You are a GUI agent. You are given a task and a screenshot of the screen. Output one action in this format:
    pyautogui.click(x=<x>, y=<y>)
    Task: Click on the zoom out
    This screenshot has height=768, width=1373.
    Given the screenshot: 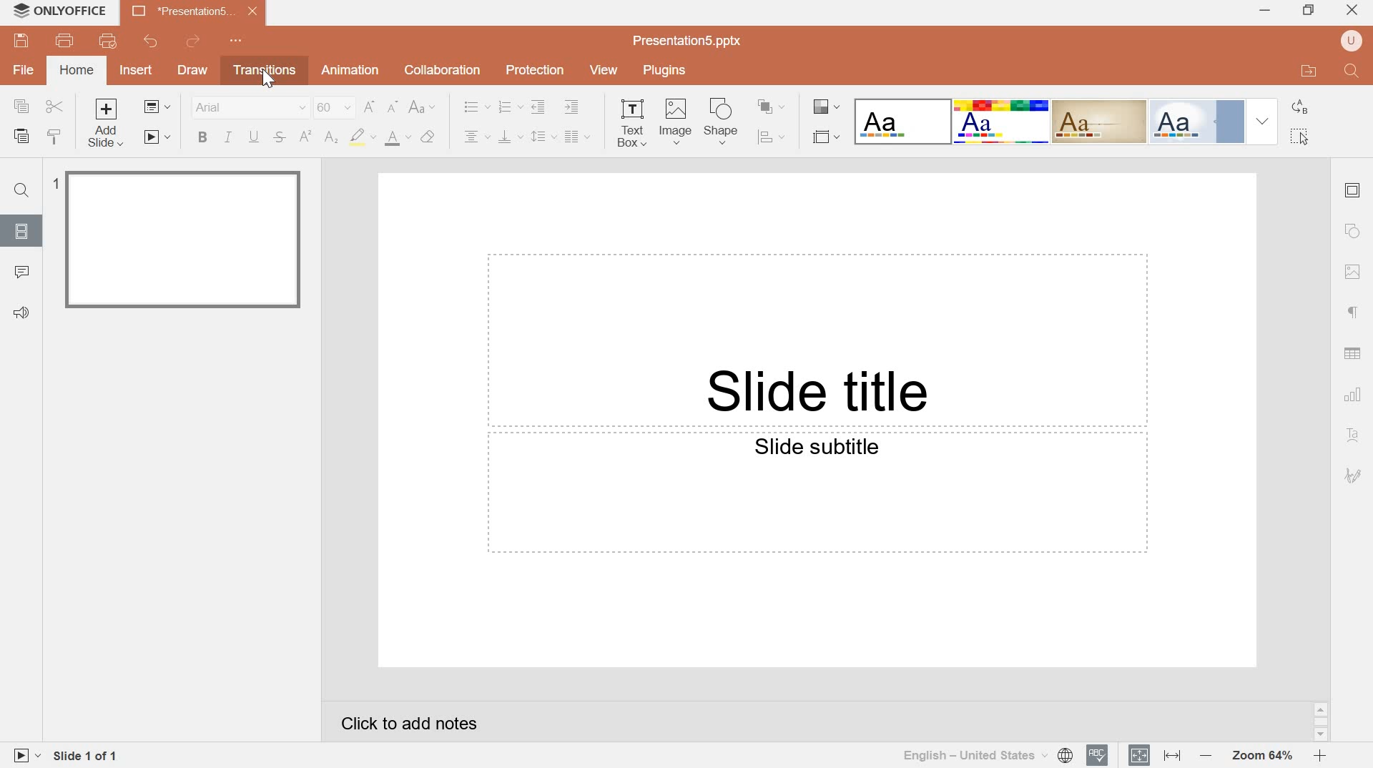 What is the action you would take?
    pyautogui.click(x=1204, y=754)
    